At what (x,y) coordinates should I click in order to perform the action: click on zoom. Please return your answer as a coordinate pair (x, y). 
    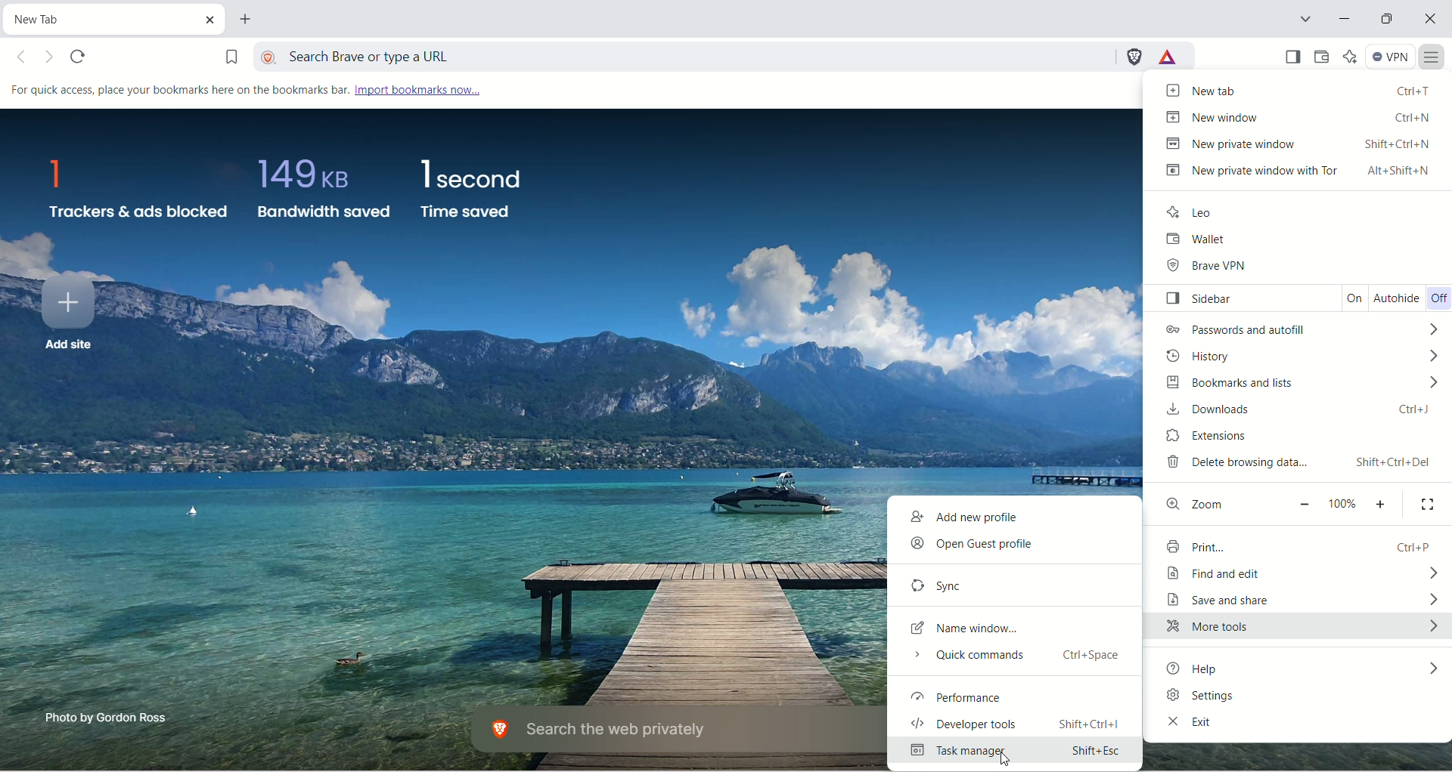
    Looking at the image, I should click on (1300, 503).